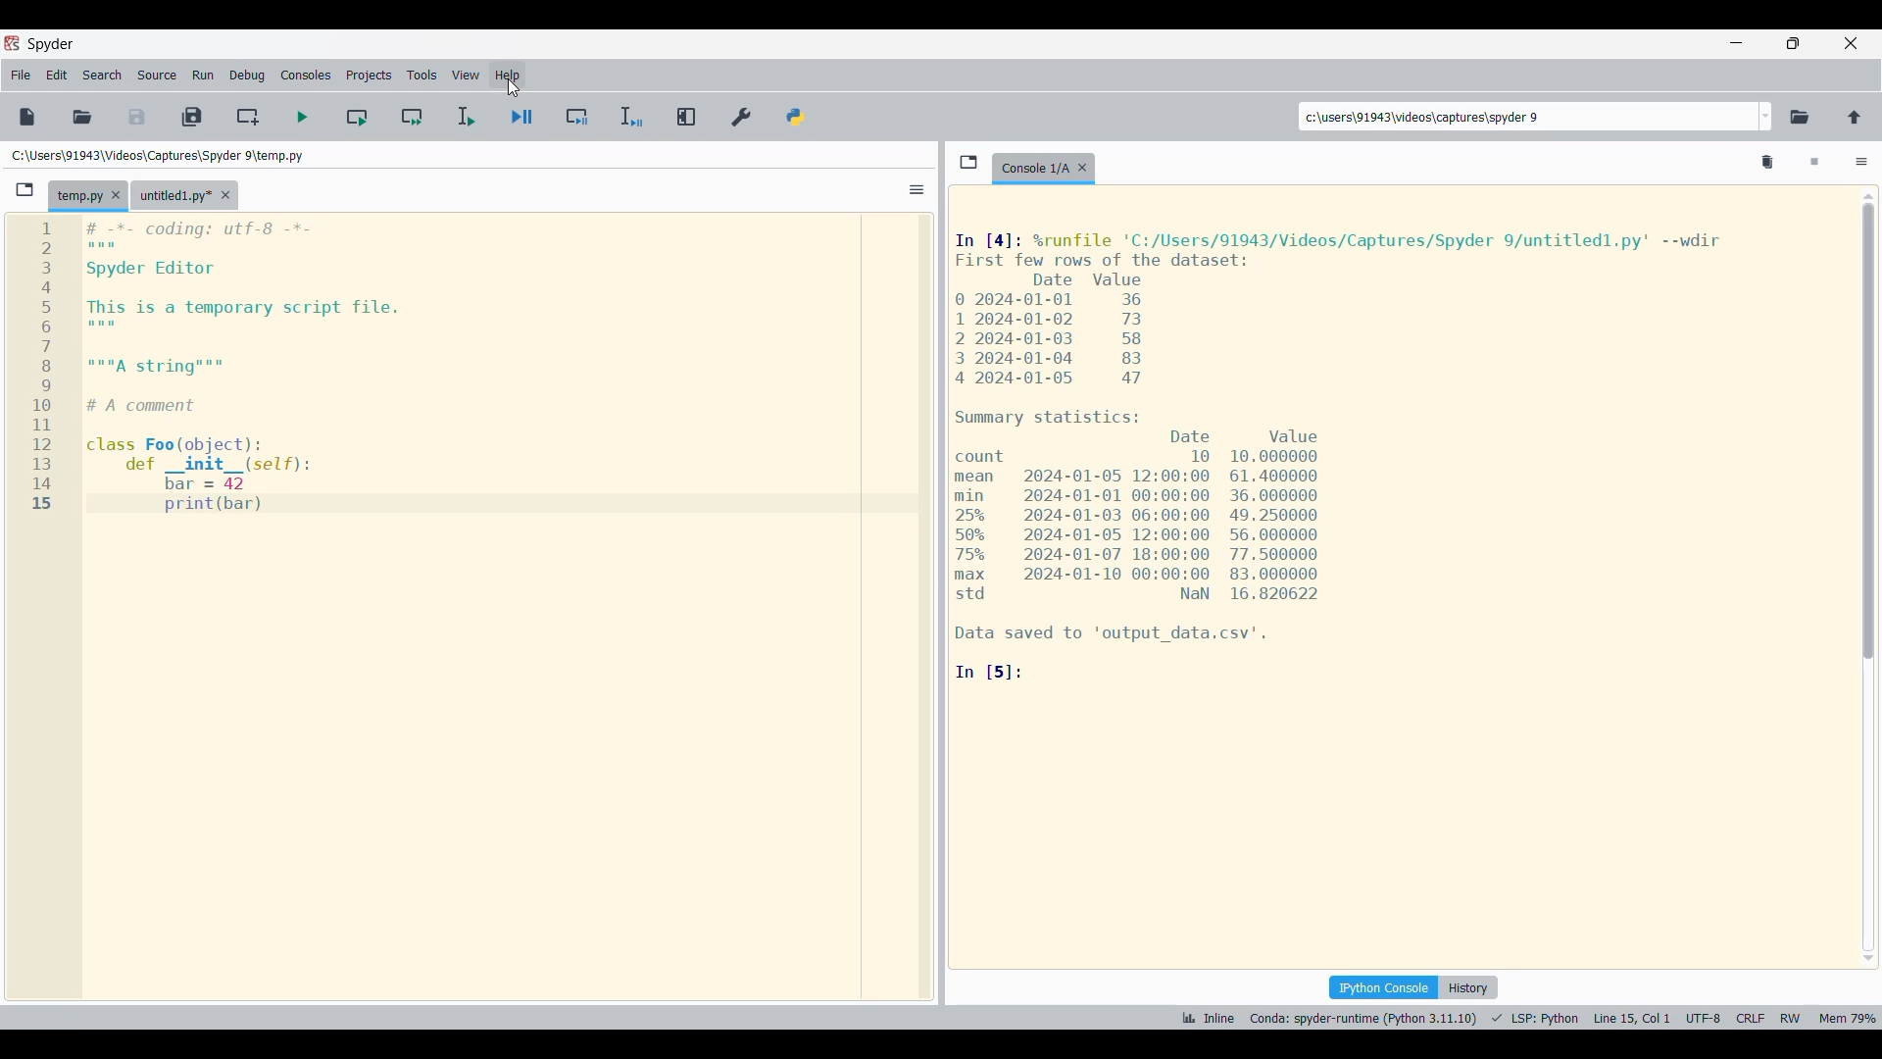  What do you see at coordinates (1852, 43) in the screenshot?
I see `Close interface` at bounding box center [1852, 43].